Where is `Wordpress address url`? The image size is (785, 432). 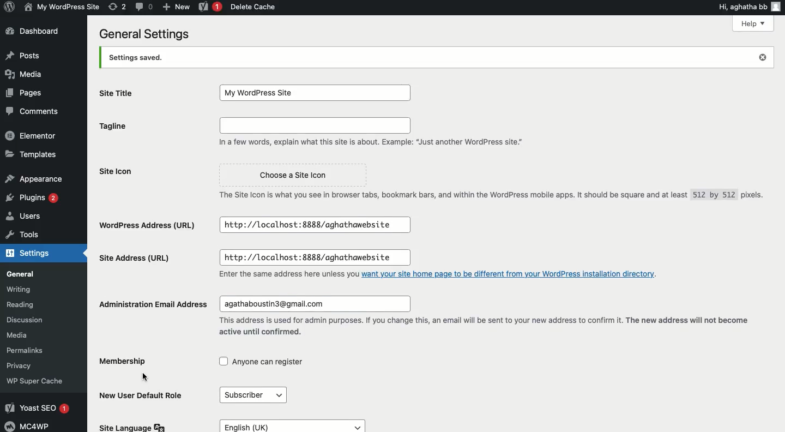
Wordpress address url is located at coordinates (147, 225).